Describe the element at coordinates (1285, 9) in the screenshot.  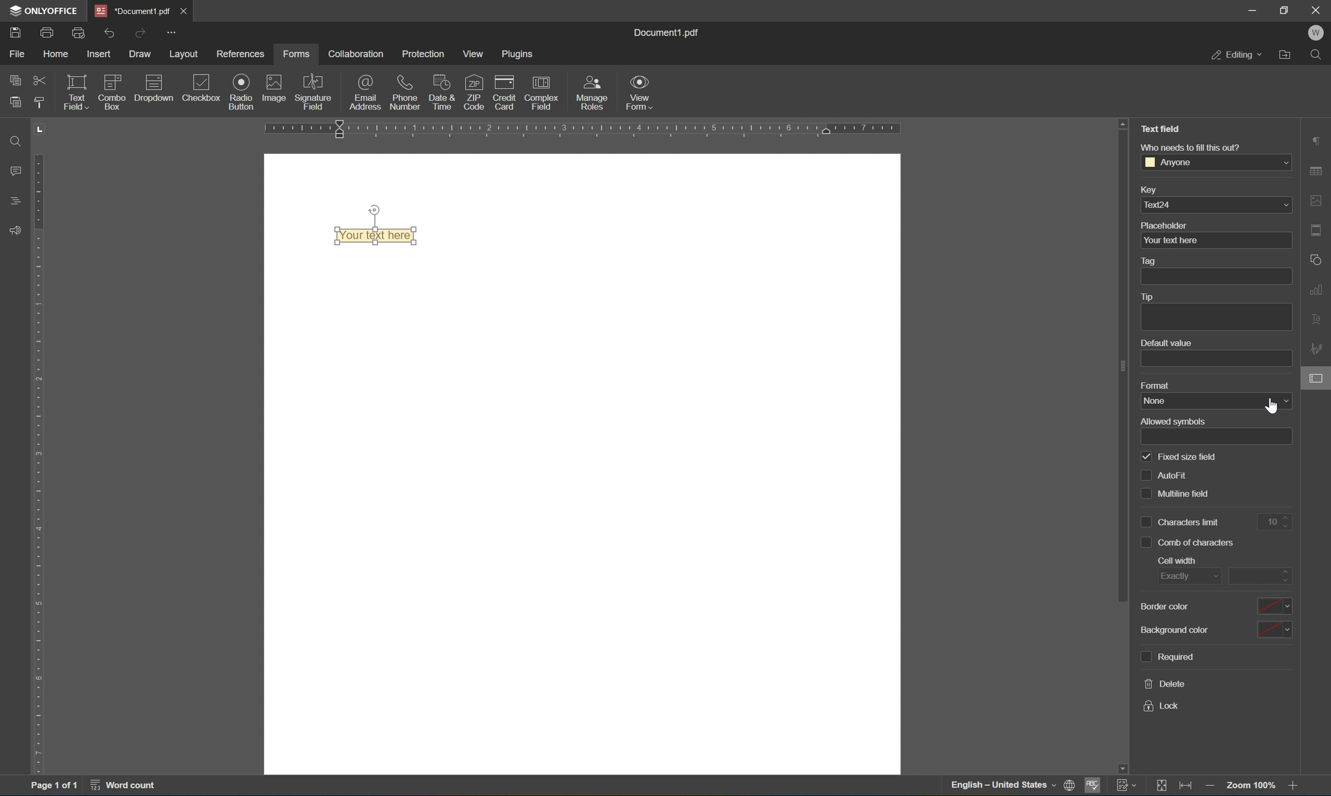
I see `restore down` at that location.